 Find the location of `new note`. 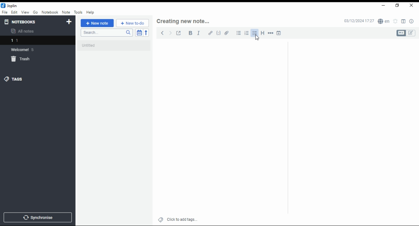

new note is located at coordinates (97, 23).